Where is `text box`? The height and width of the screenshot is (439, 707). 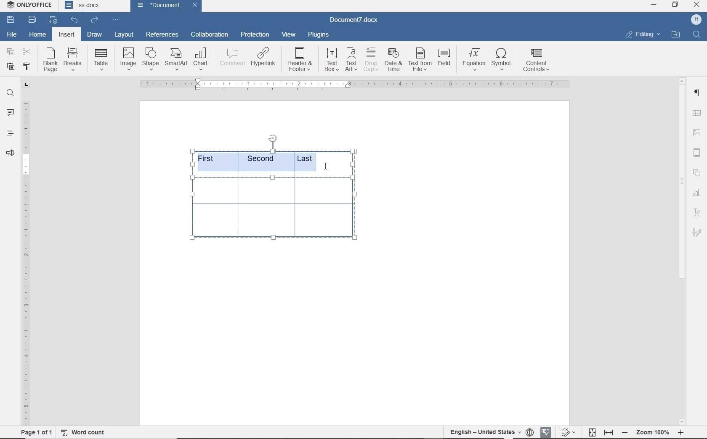 text box is located at coordinates (331, 60).